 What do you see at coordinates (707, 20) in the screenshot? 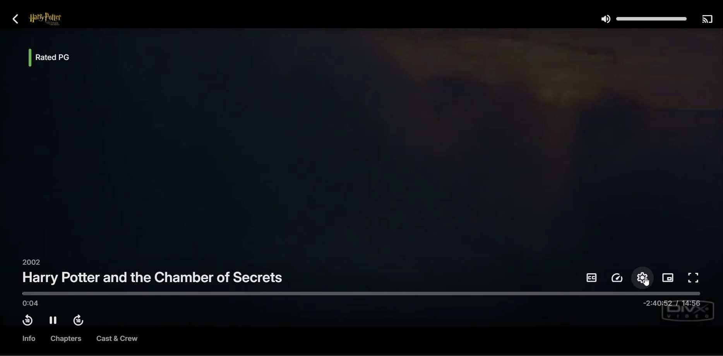
I see `Play on another device` at bounding box center [707, 20].